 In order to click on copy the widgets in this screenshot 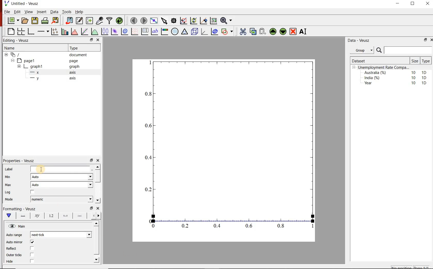, I will do `click(253, 31)`.